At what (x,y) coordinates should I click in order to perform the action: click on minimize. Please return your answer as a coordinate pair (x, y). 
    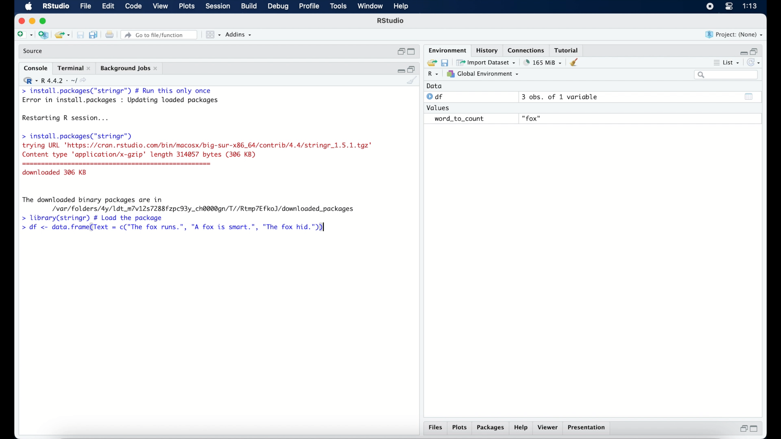
    Looking at the image, I should click on (400, 70).